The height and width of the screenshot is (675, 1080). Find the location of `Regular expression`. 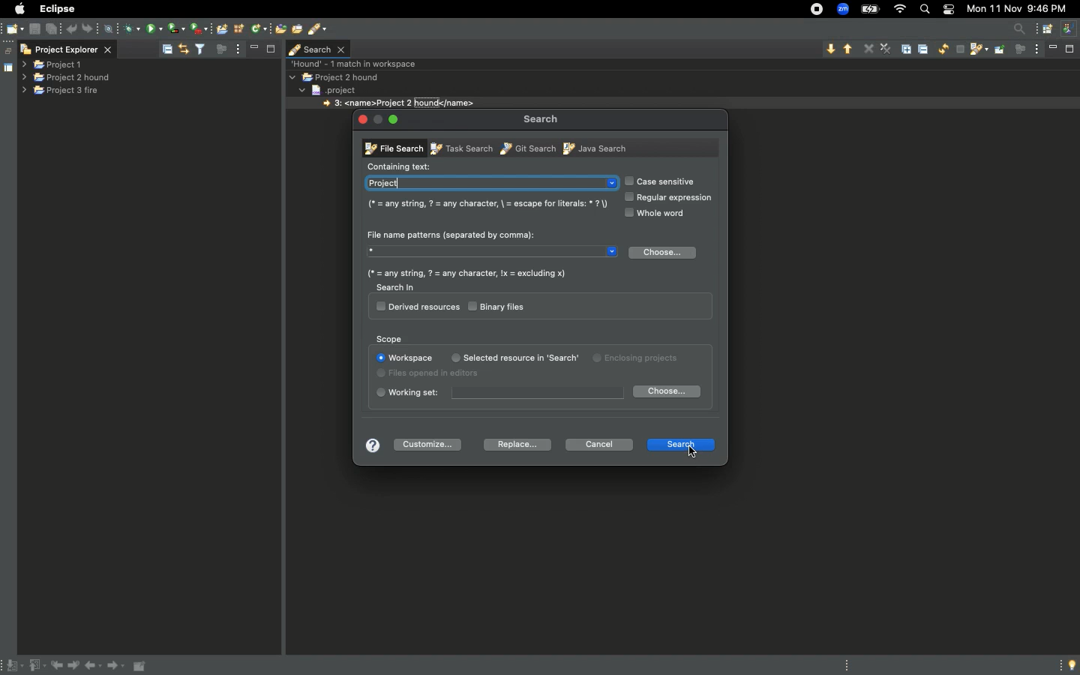

Regular expression is located at coordinates (670, 198).